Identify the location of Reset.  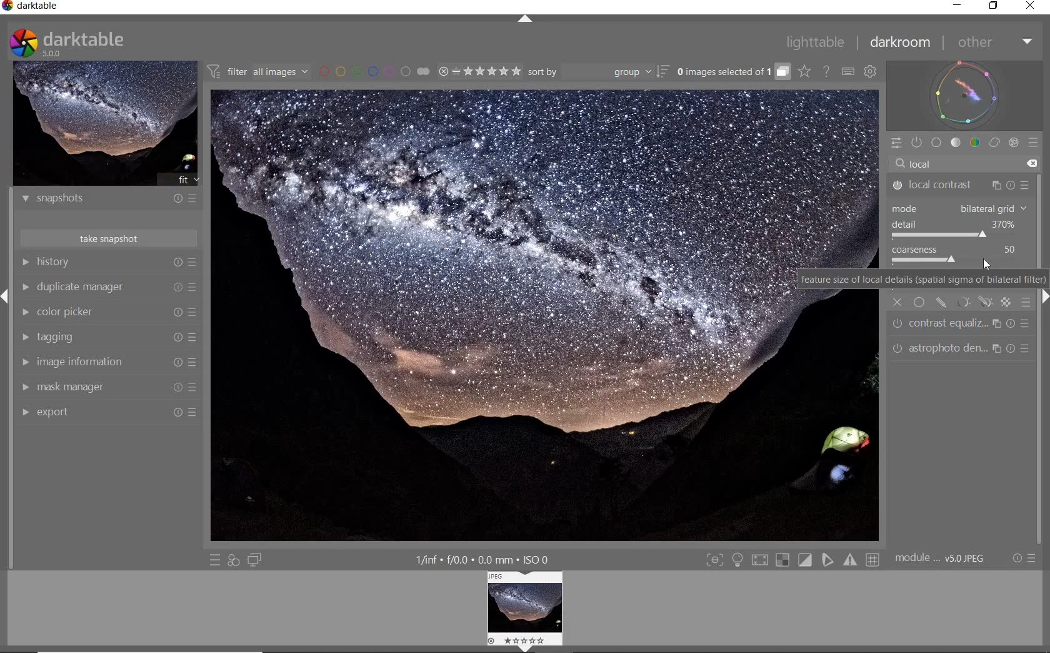
(175, 412).